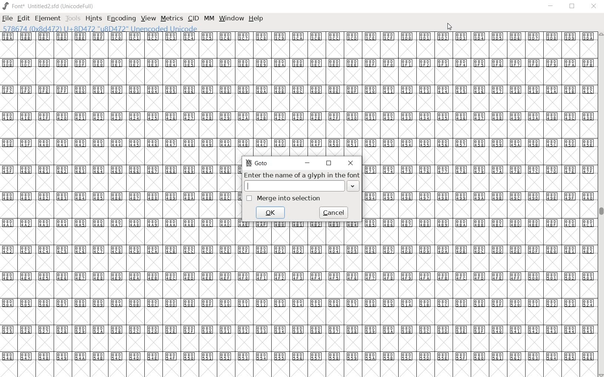 The width and height of the screenshot is (604, 377). Describe the element at coordinates (47, 18) in the screenshot. I see `element` at that location.